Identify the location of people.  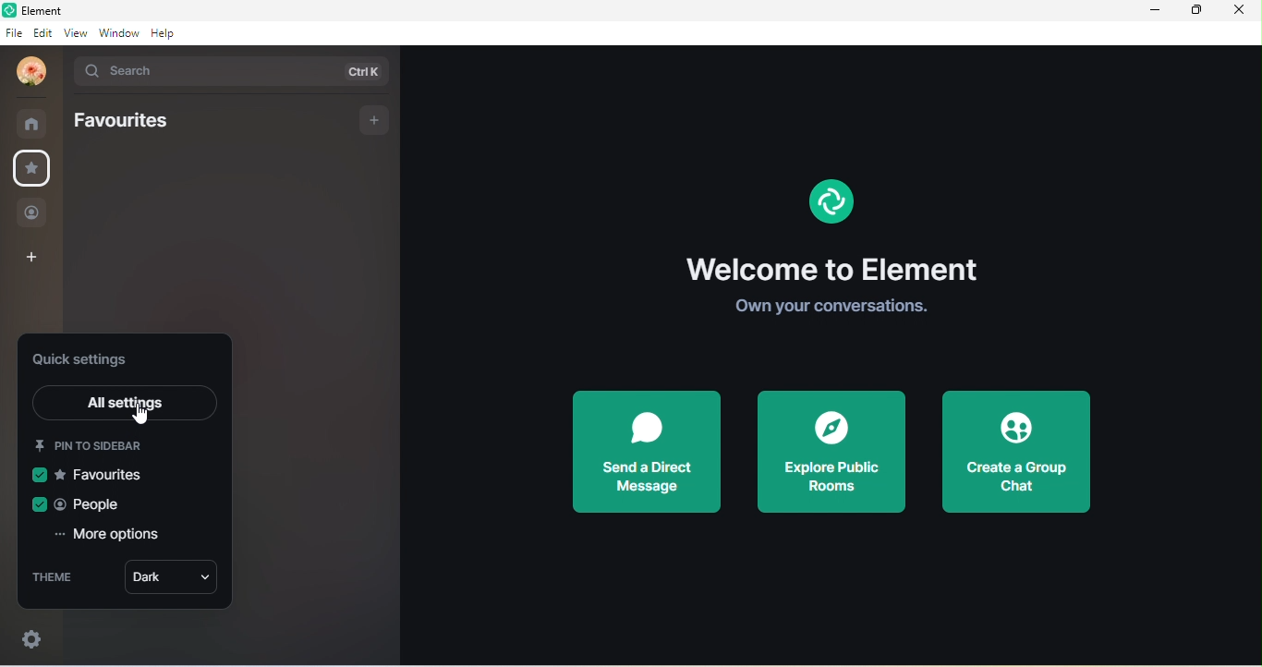
(34, 212).